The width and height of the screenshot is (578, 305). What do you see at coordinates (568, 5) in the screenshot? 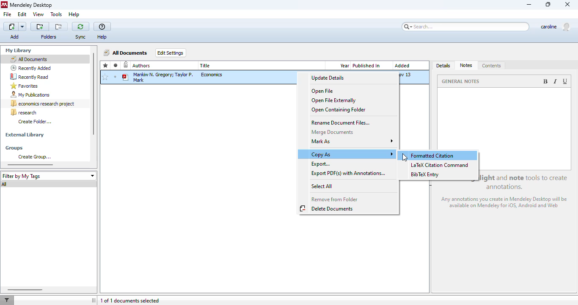
I see `close` at bounding box center [568, 5].